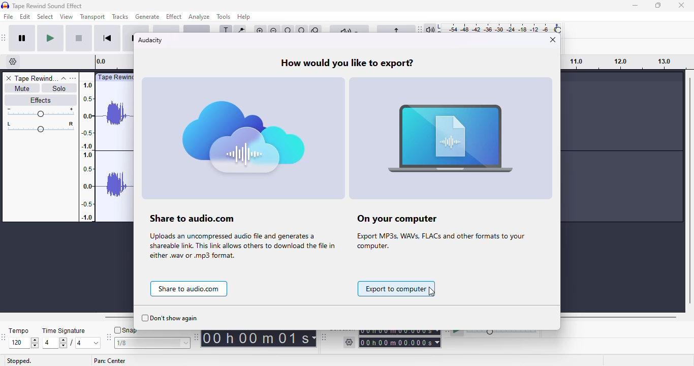 The height and width of the screenshot is (366, 694). I want to click on audacity playback meter toolbar, so click(490, 27).